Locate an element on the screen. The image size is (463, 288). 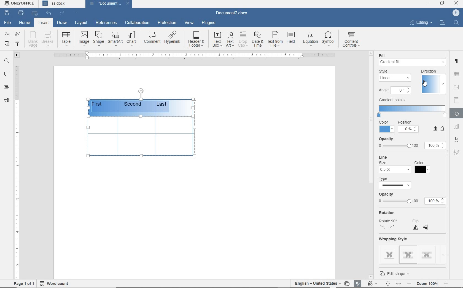
fill is located at coordinates (384, 54).